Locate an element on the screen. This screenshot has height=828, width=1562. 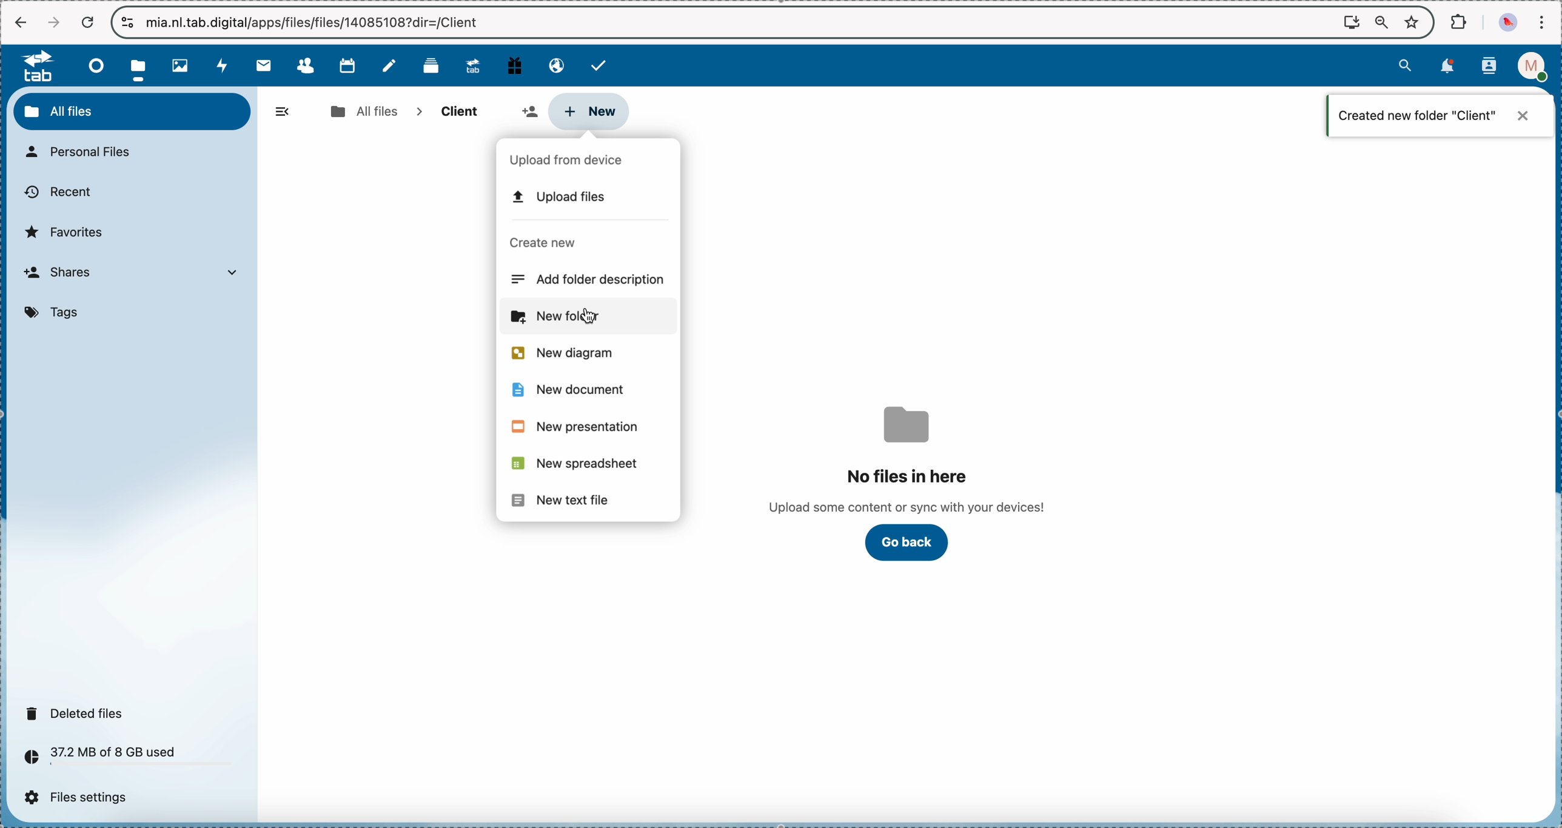
click on new button is located at coordinates (588, 112).